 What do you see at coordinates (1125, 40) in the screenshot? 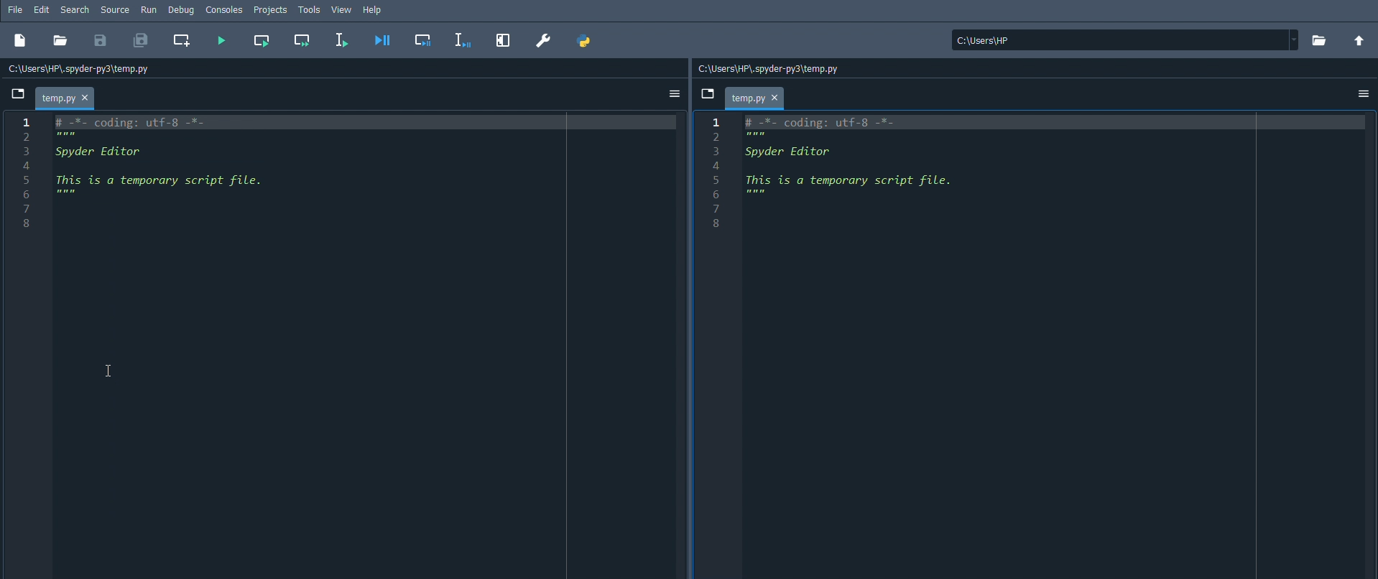
I see `C:\Users\HP` at bounding box center [1125, 40].